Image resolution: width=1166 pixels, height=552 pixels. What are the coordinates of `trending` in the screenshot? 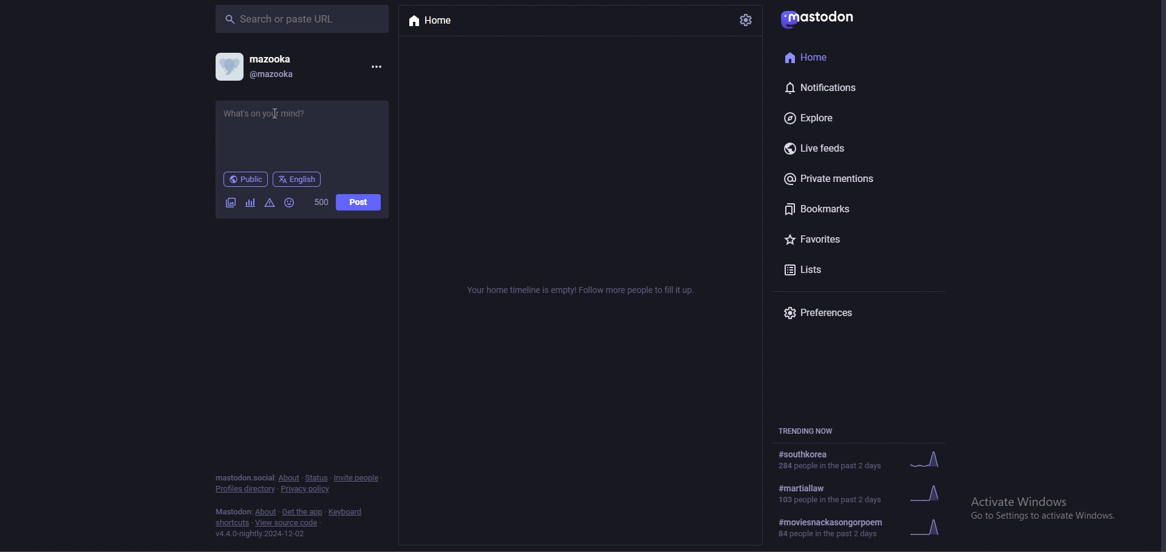 It's located at (864, 527).